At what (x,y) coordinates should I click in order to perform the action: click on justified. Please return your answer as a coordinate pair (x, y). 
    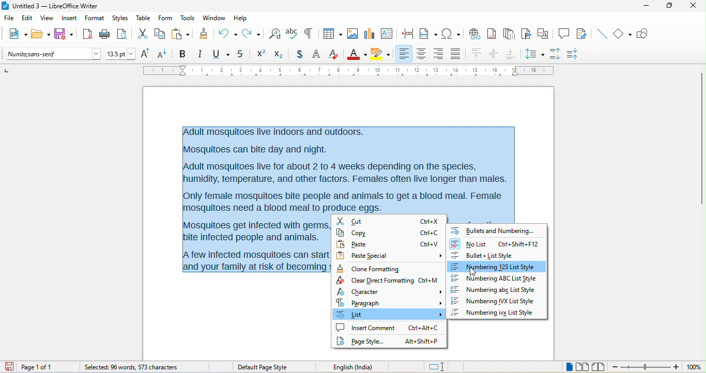
    Looking at the image, I should click on (457, 55).